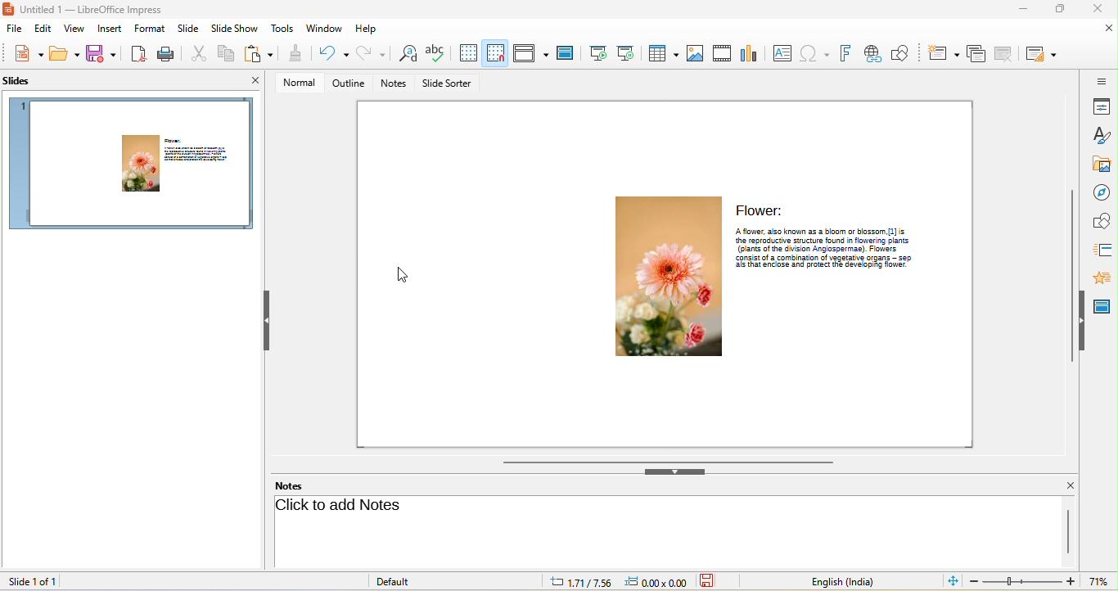 The width and height of the screenshot is (1118, 591). Describe the element at coordinates (1065, 486) in the screenshot. I see `close` at that location.